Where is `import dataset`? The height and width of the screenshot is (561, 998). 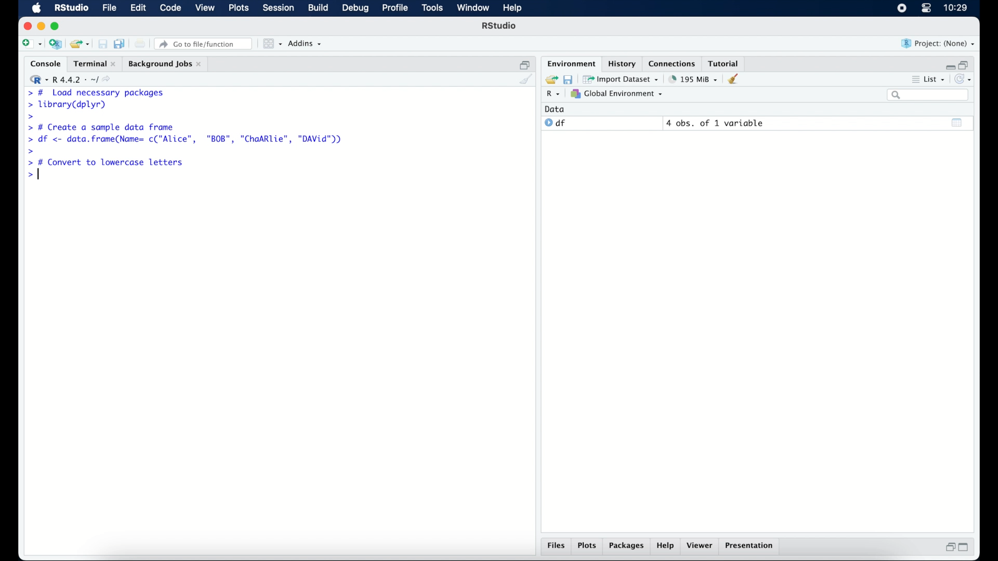
import dataset is located at coordinates (622, 78).